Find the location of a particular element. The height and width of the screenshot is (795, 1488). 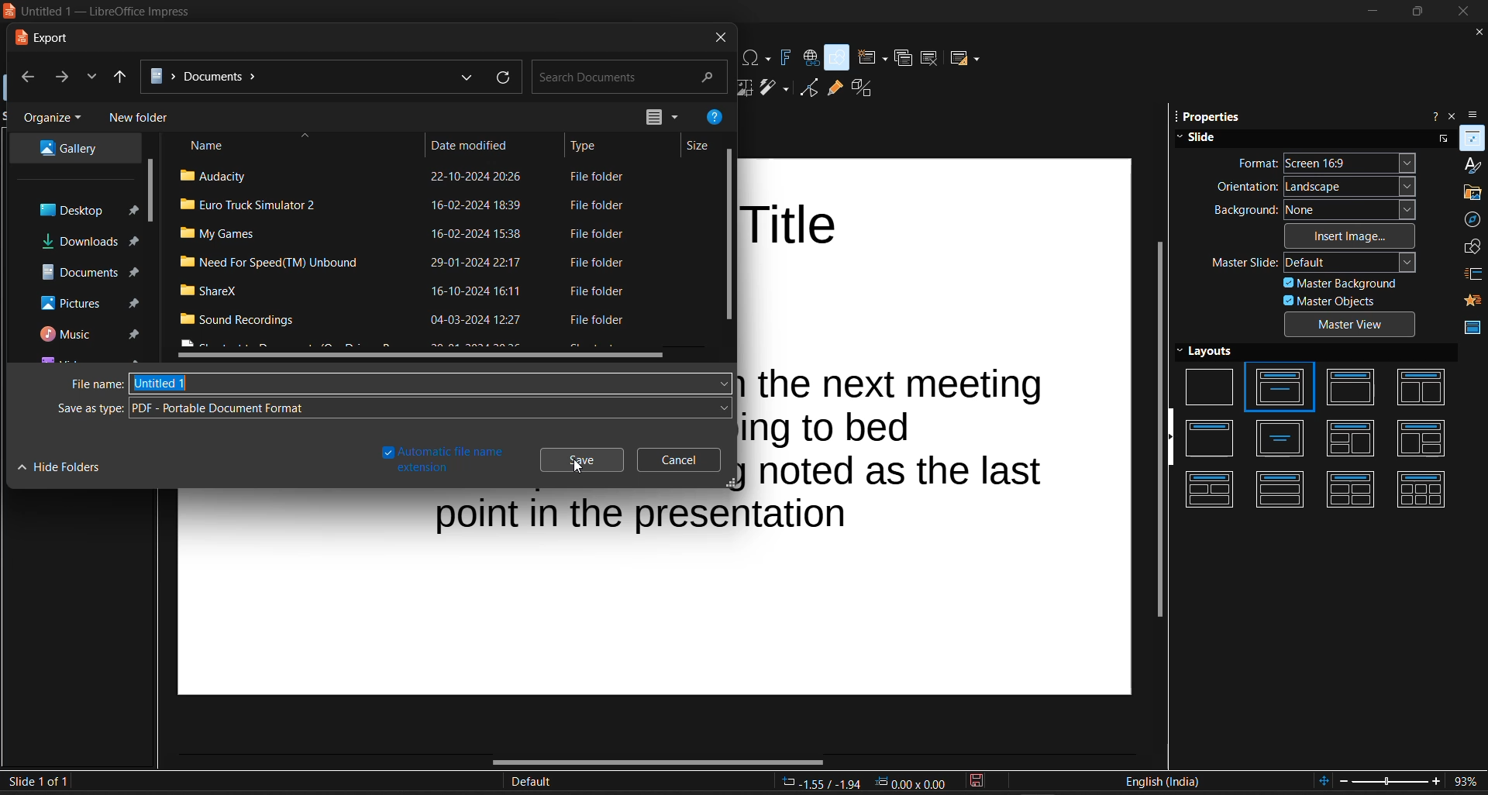

Pictures is located at coordinates (90, 300).